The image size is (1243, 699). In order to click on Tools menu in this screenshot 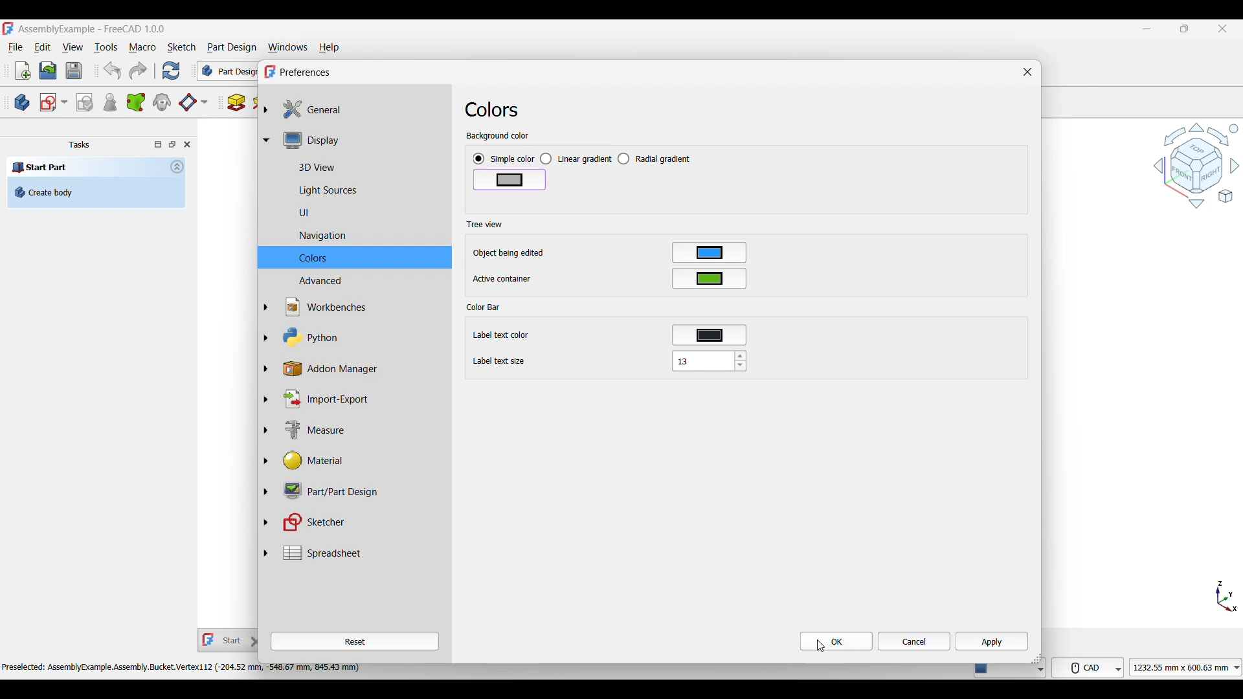, I will do `click(106, 47)`.